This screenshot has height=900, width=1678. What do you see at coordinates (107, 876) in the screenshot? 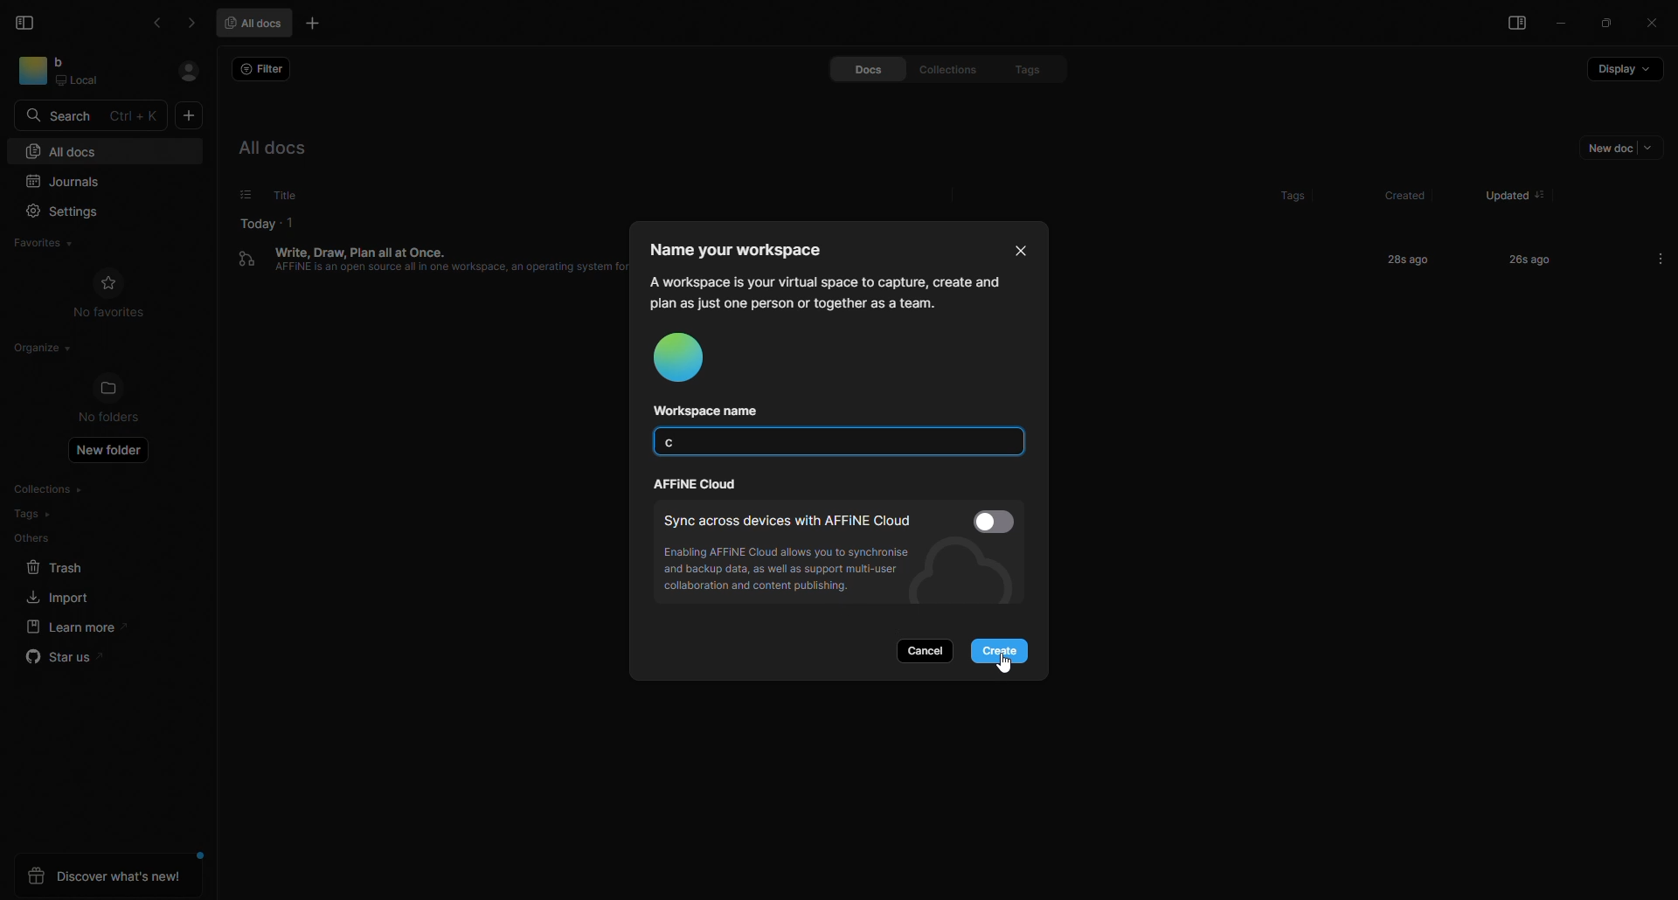
I see `Discover what's new!` at bounding box center [107, 876].